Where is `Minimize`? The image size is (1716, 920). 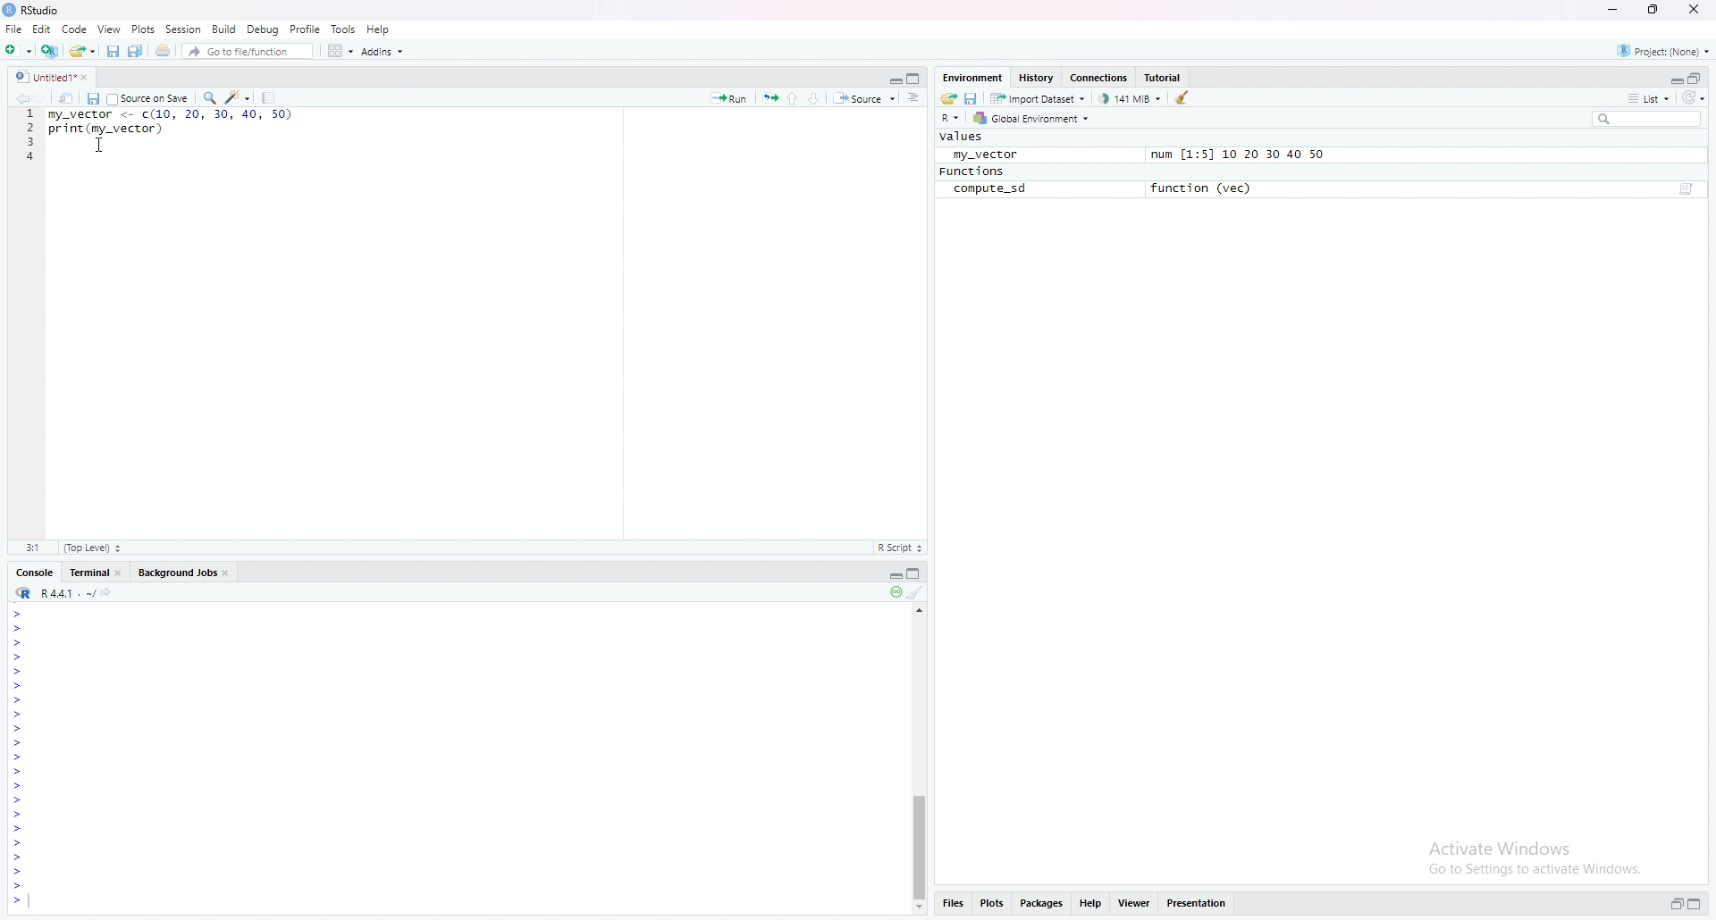 Minimize is located at coordinates (1616, 10).